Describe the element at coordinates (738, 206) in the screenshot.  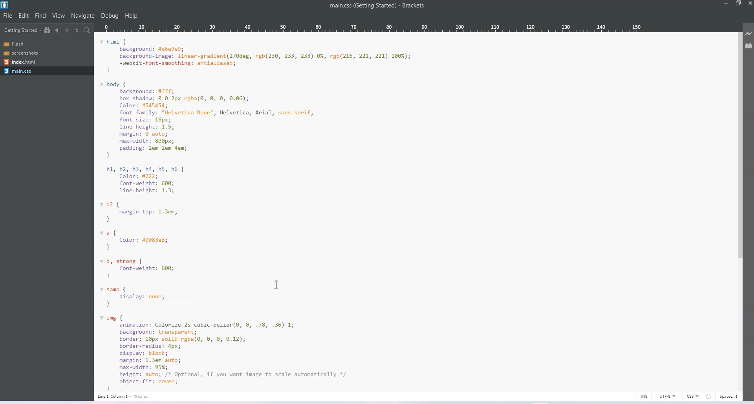
I see `Vertical Scrollbar` at that location.